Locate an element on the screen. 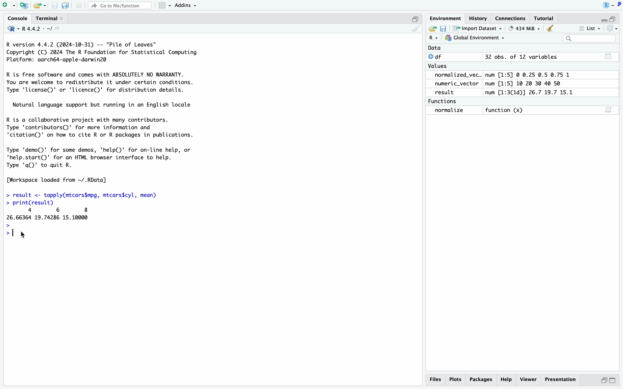 The height and width of the screenshot is (389, 623). Values is located at coordinates (438, 66).